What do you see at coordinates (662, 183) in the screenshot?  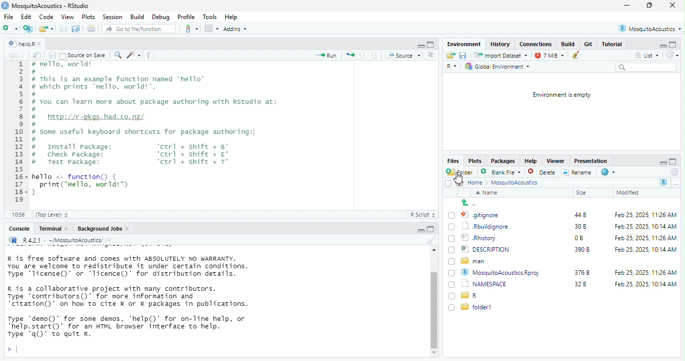 I see `r studio logo` at bounding box center [662, 183].